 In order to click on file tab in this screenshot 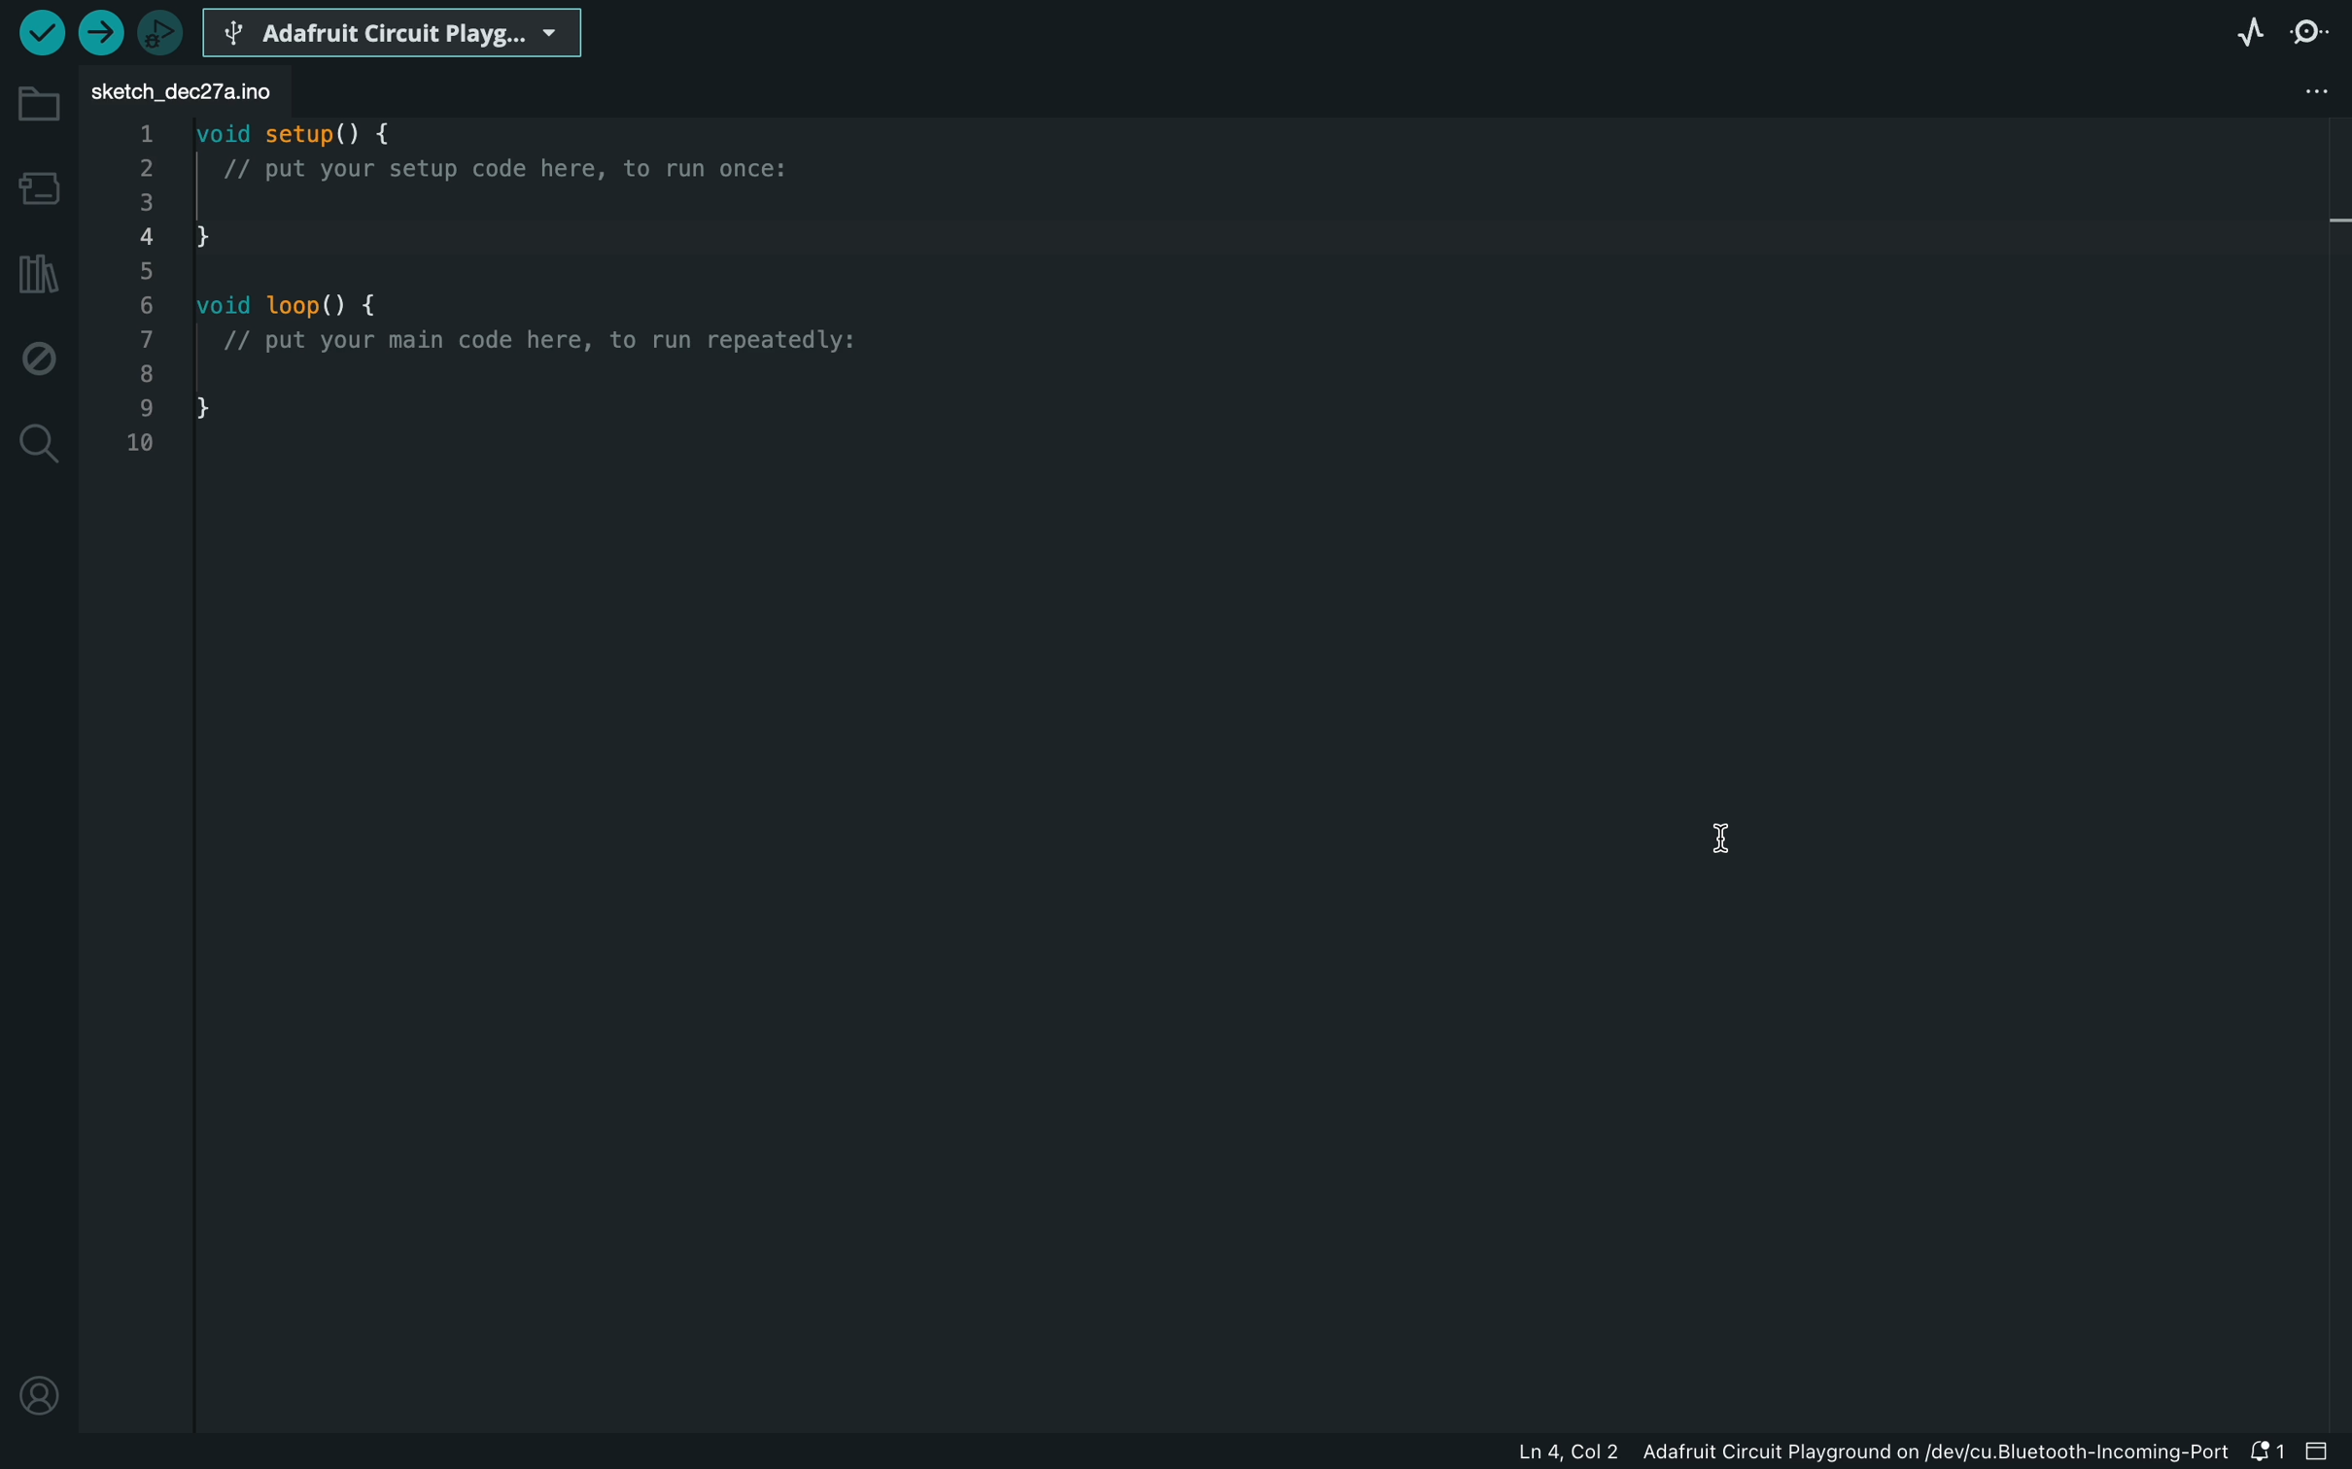, I will do `click(194, 94)`.